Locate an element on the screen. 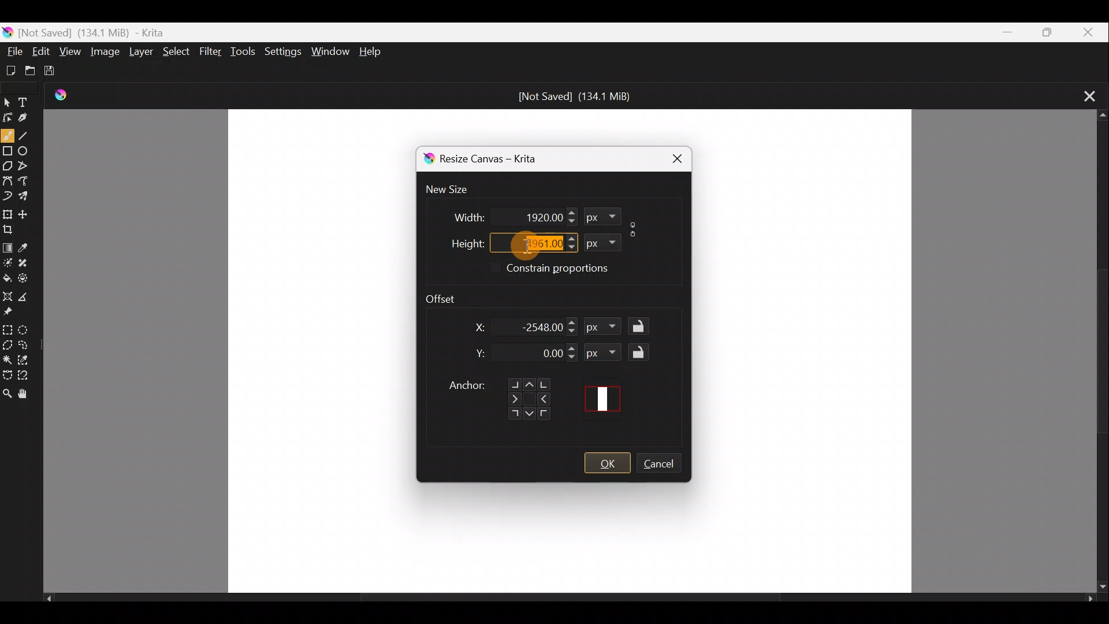 Image resolution: width=1109 pixels, height=624 pixels. Polygon tool is located at coordinates (8, 167).